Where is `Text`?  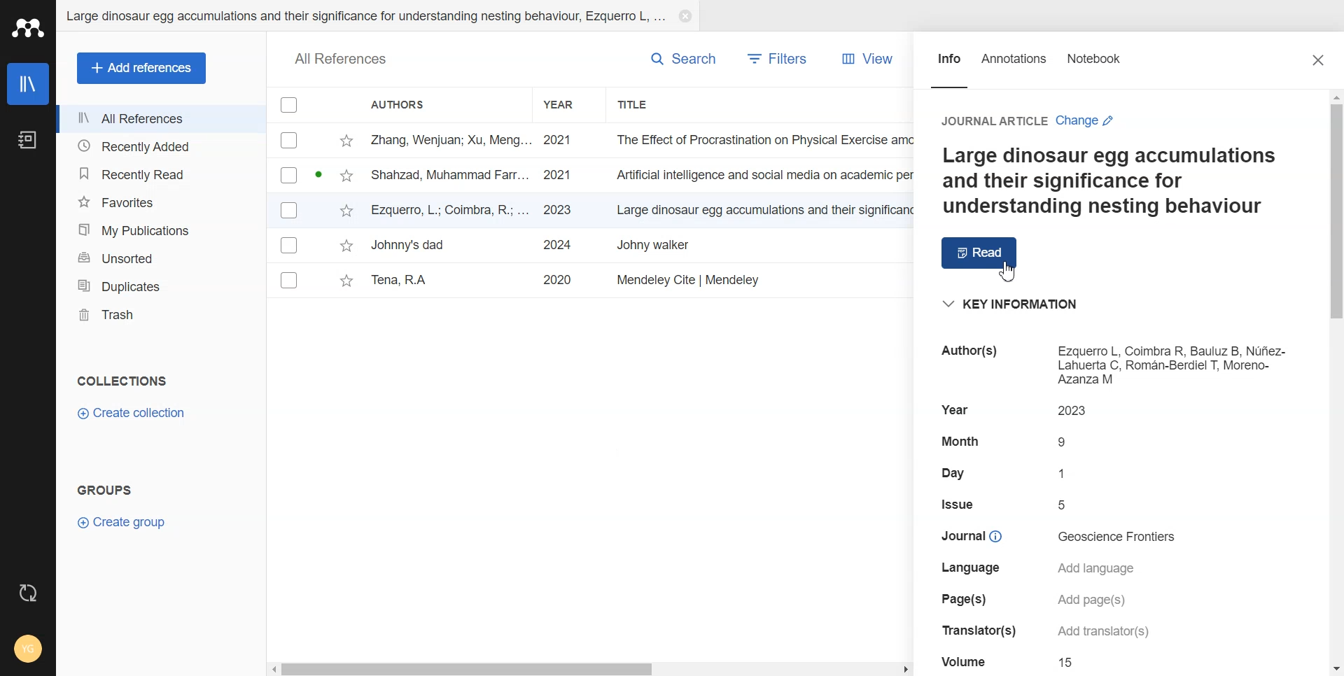
Text is located at coordinates (108, 488).